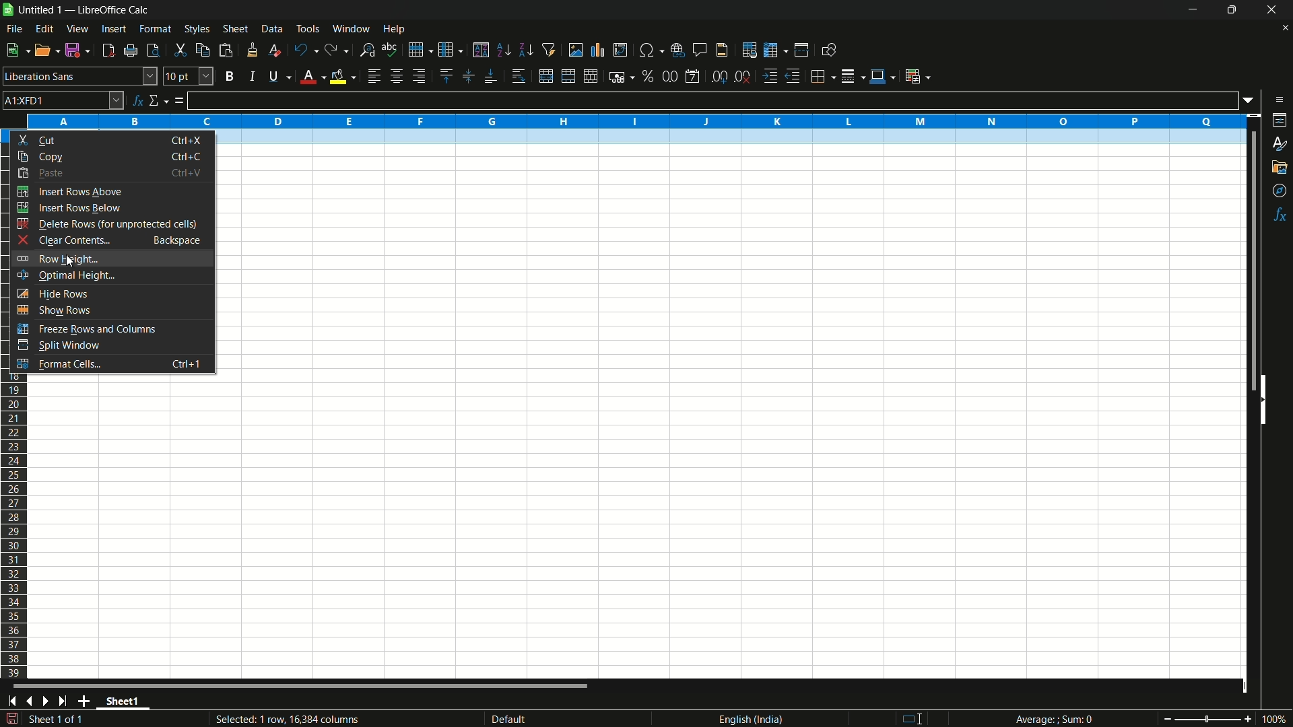 This screenshot has height=727, width=1293. Describe the element at coordinates (620, 50) in the screenshot. I see `insert or edit pivot table` at that location.